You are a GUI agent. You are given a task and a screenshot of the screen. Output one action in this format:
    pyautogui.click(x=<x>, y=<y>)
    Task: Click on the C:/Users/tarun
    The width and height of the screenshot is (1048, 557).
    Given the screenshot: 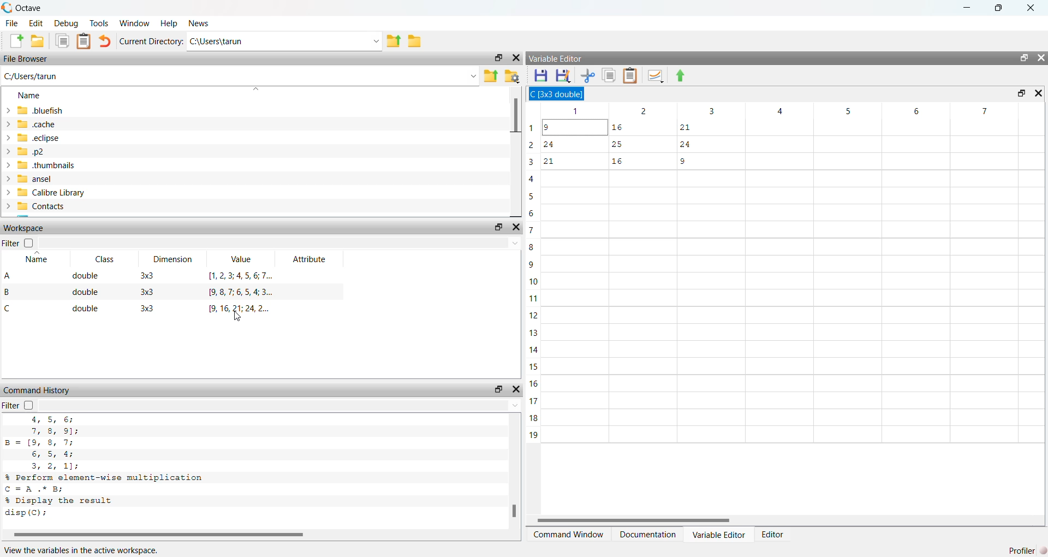 What is the action you would take?
    pyautogui.click(x=241, y=77)
    